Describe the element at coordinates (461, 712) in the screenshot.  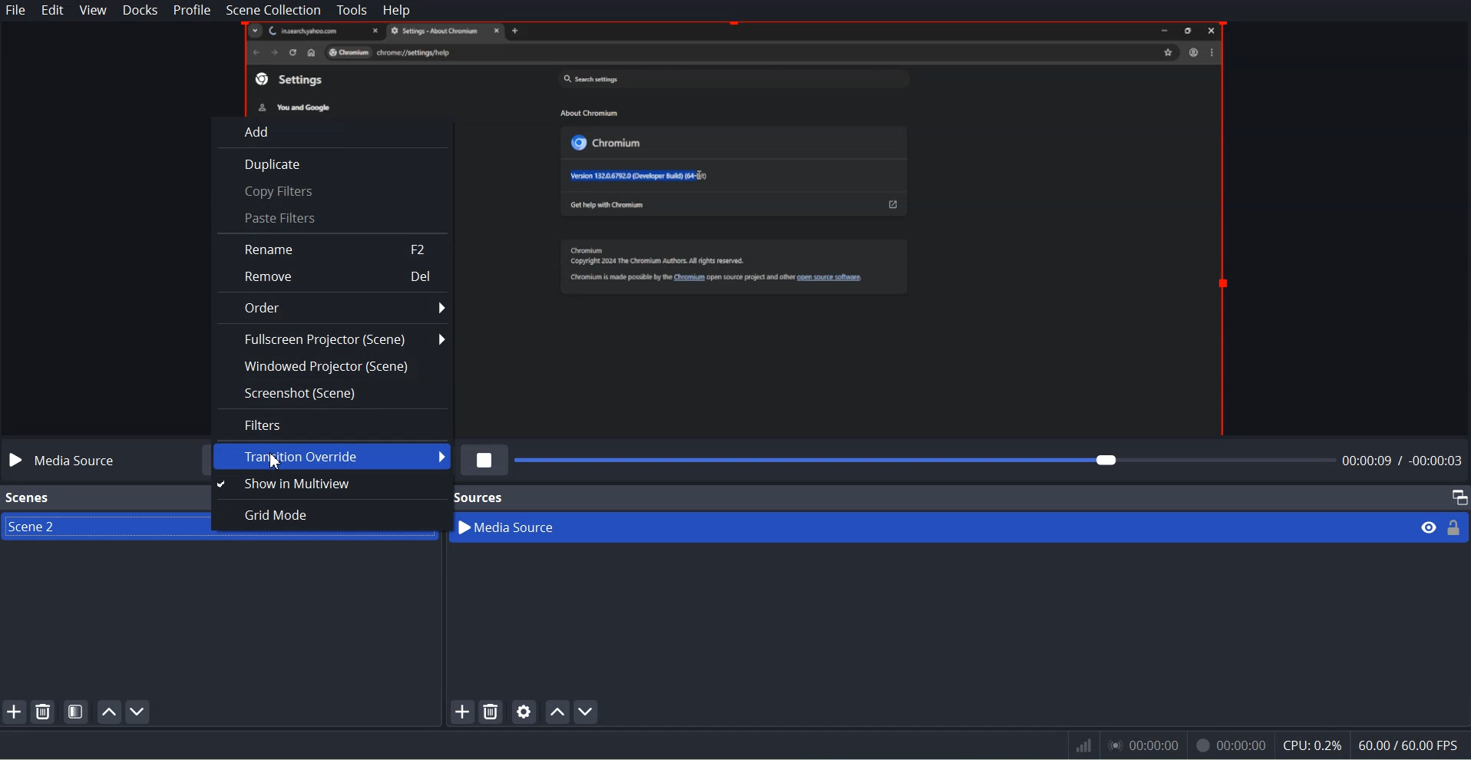
I see `add source` at that location.